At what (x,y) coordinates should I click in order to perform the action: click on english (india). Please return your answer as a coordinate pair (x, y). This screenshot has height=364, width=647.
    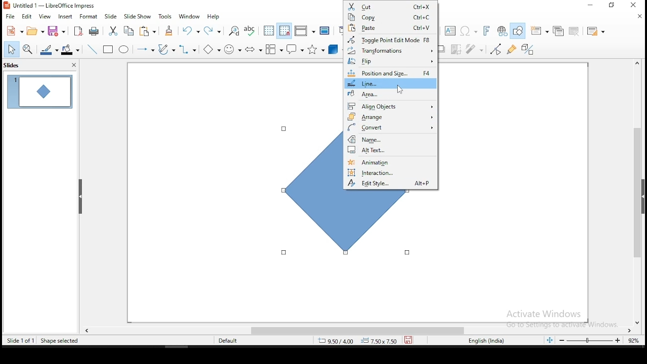
    Looking at the image, I should click on (484, 341).